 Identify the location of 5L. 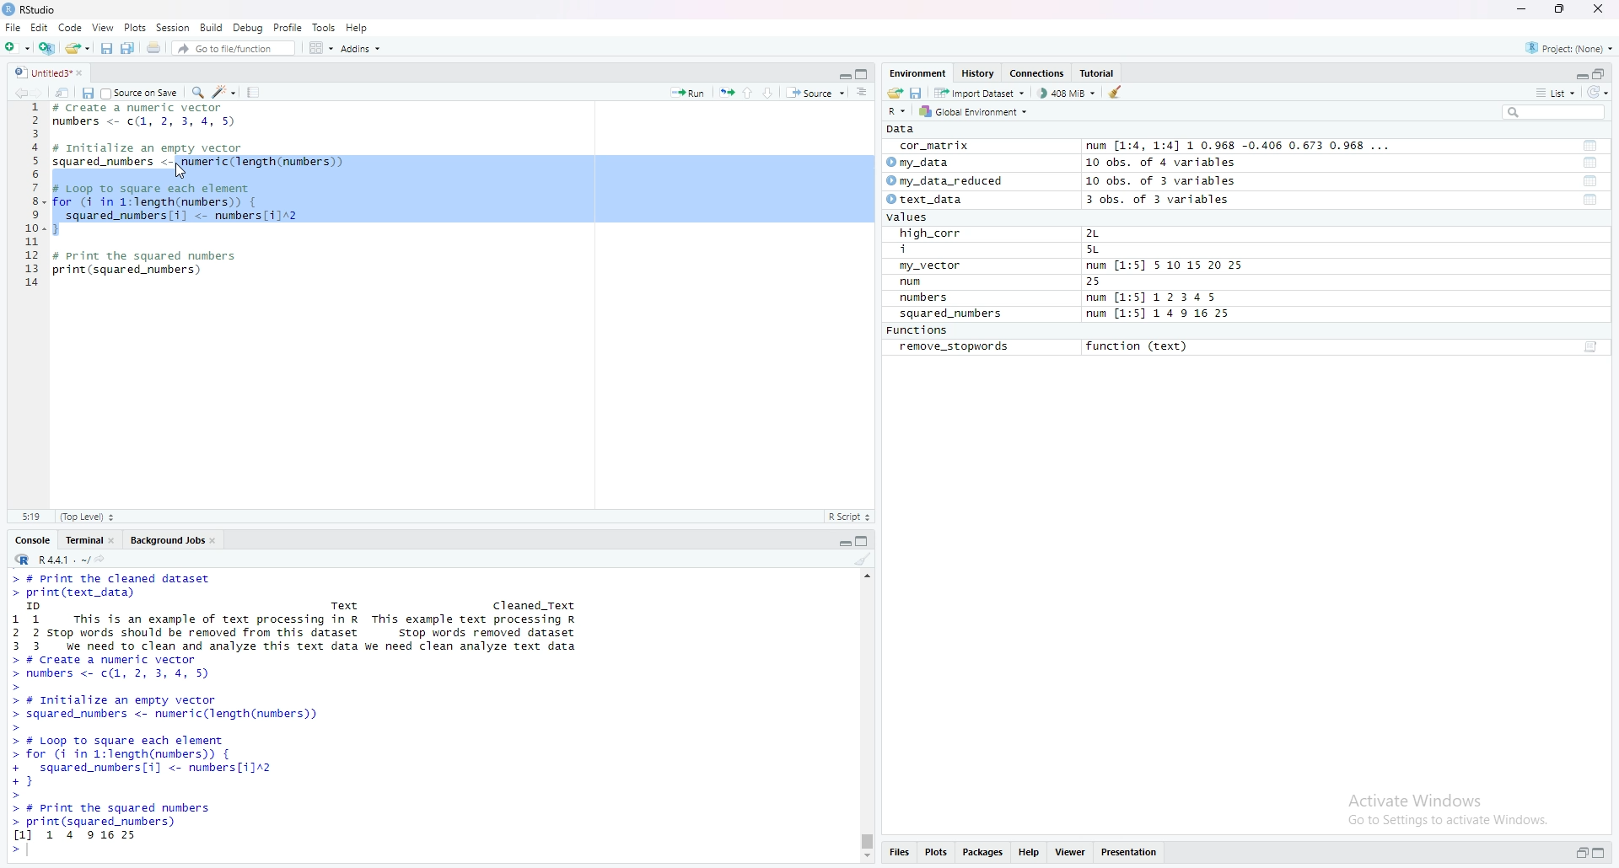
(1096, 250).